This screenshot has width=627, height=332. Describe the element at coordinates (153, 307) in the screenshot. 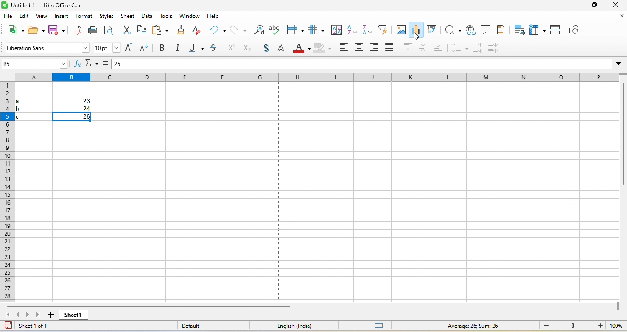

I see `horizontal scroll bar` at that location.